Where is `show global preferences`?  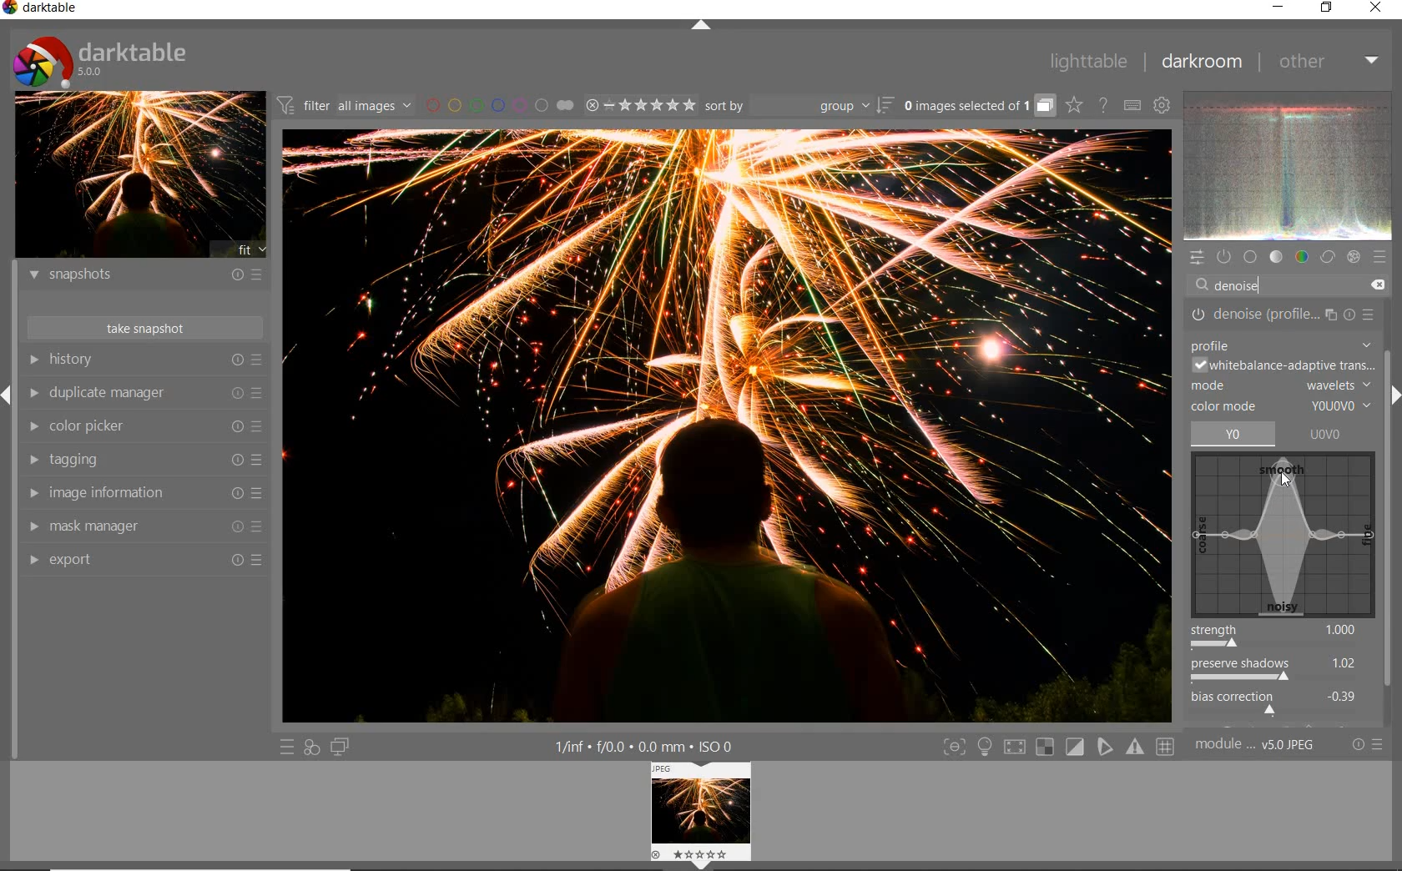 show global preferences is located at coordinates (1165, 105).